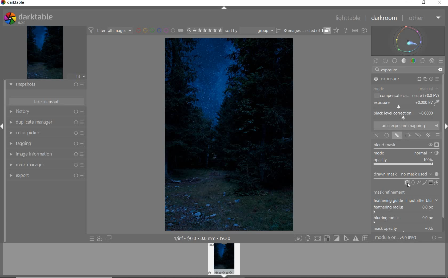  I want to click on EXPORT, so click(46, 176).